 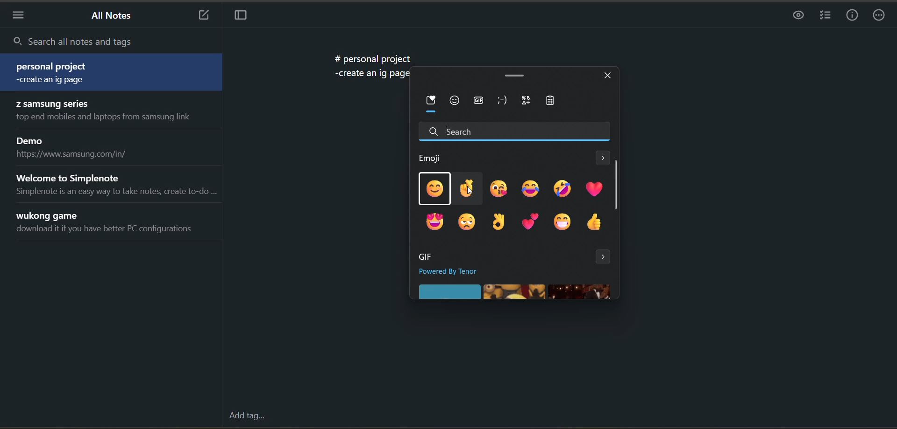 What do you see at coordinates (854, 15) in the screenshot?
I see `info` at bounding box center [854, 15].